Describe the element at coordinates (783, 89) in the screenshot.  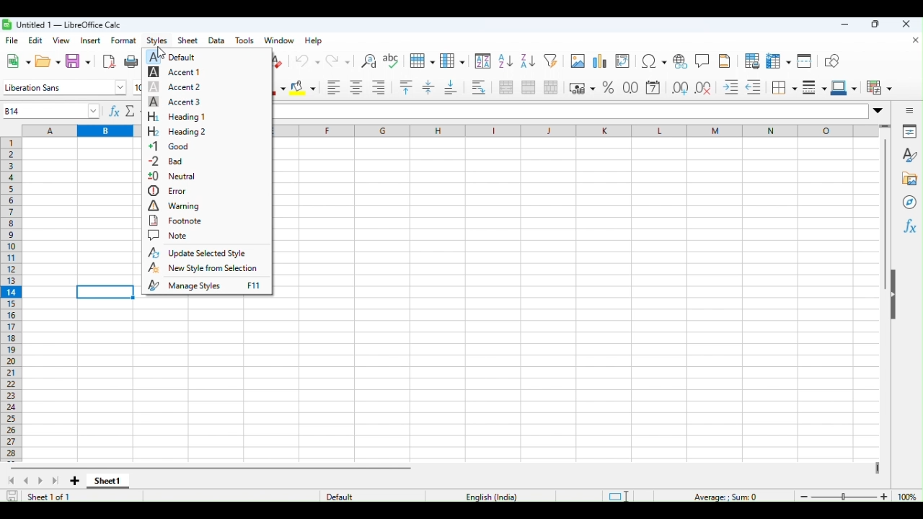
I see `Borders` at that location.